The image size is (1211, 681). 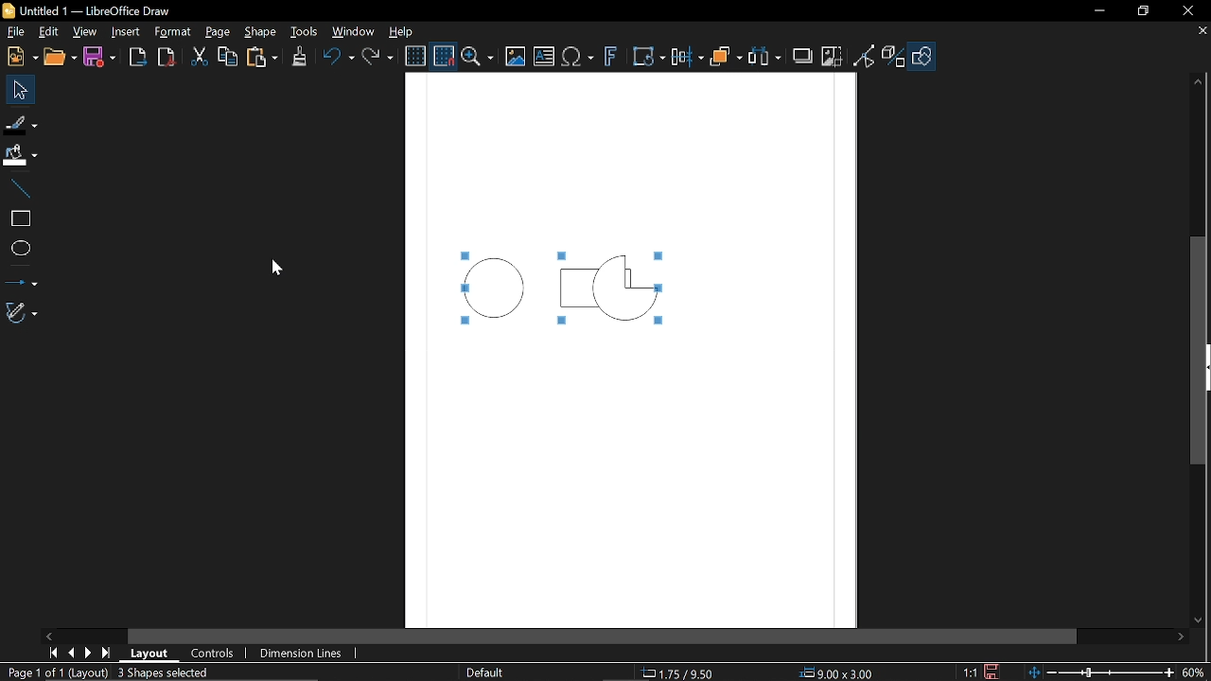 I want to click on B Untitled 1 — LibreOffice Draw, so click(x=104, y=10).